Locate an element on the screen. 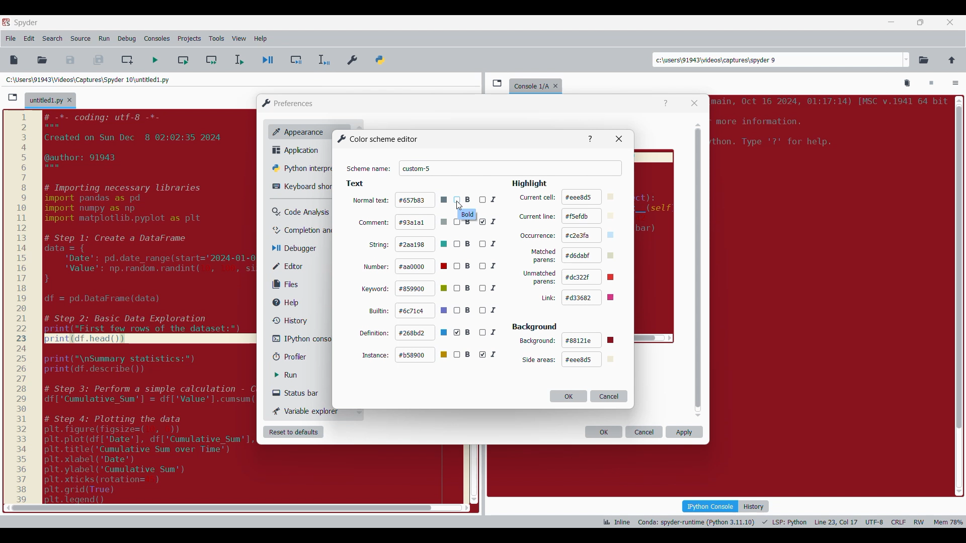 The image size is (966, 543). I is located at coordinates (492, 288).